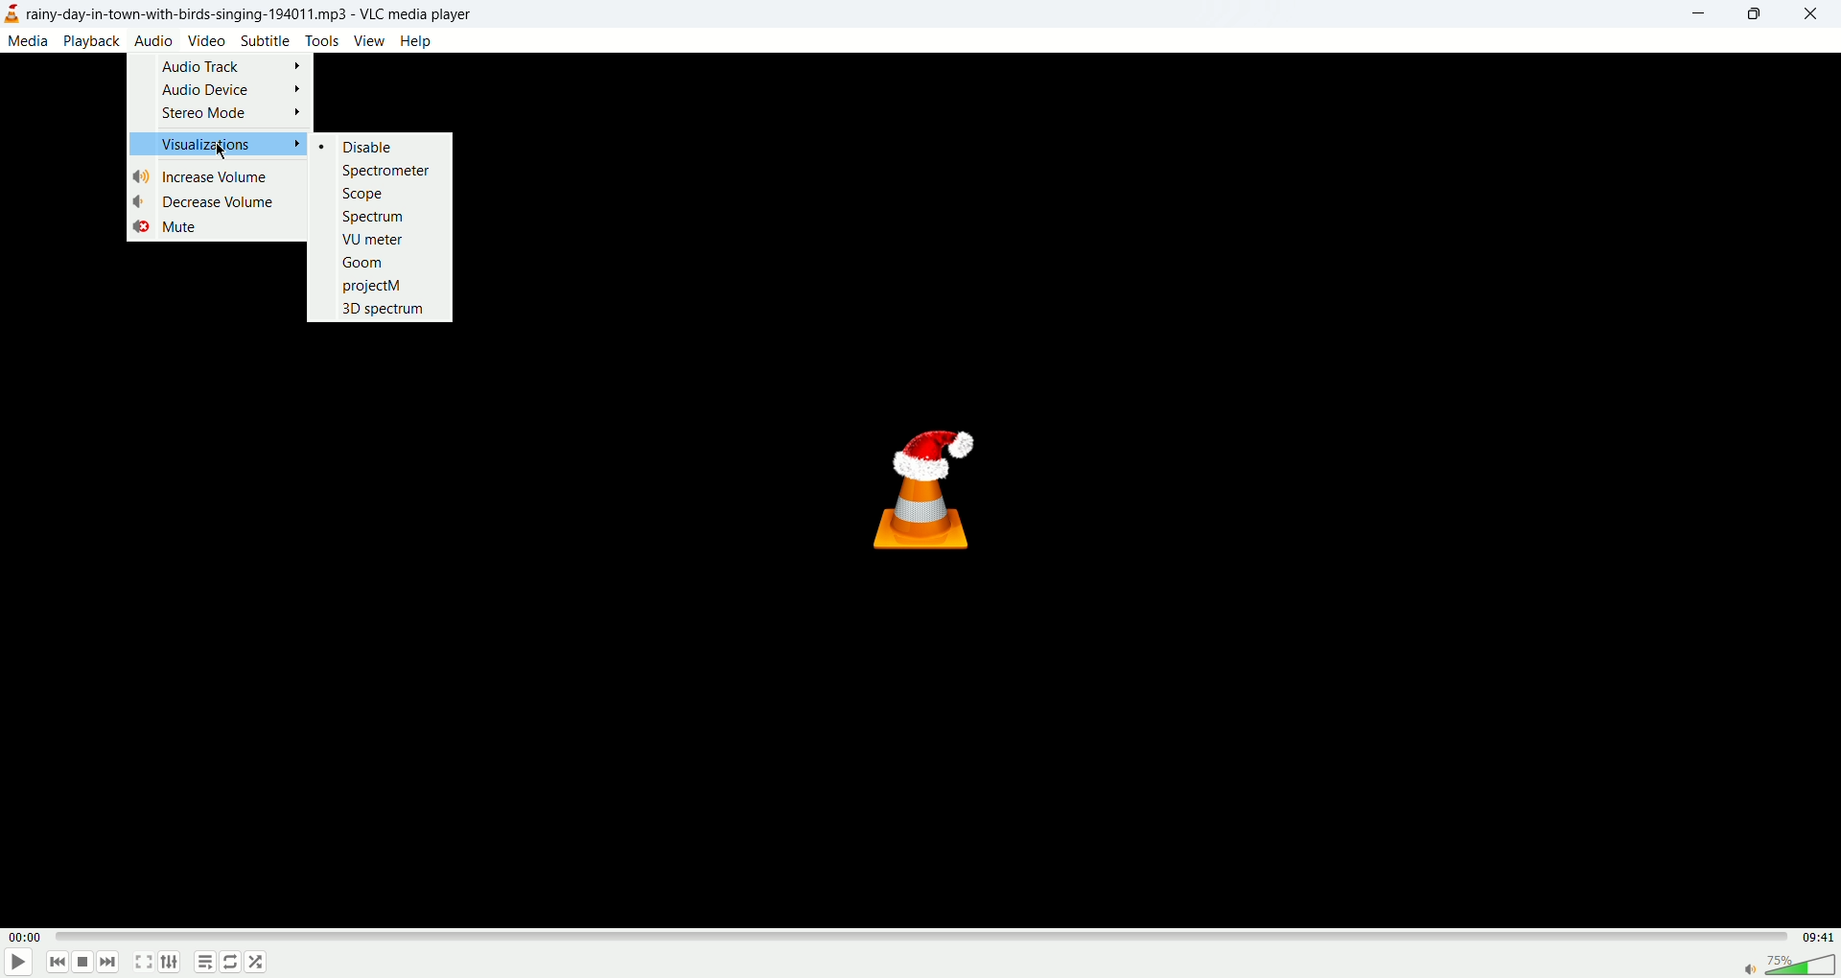 The height and width of the screenshot is (978, 1841). Describe the element at coordinates (1754, 15) in the screenshot. I see `maximize` at that location.